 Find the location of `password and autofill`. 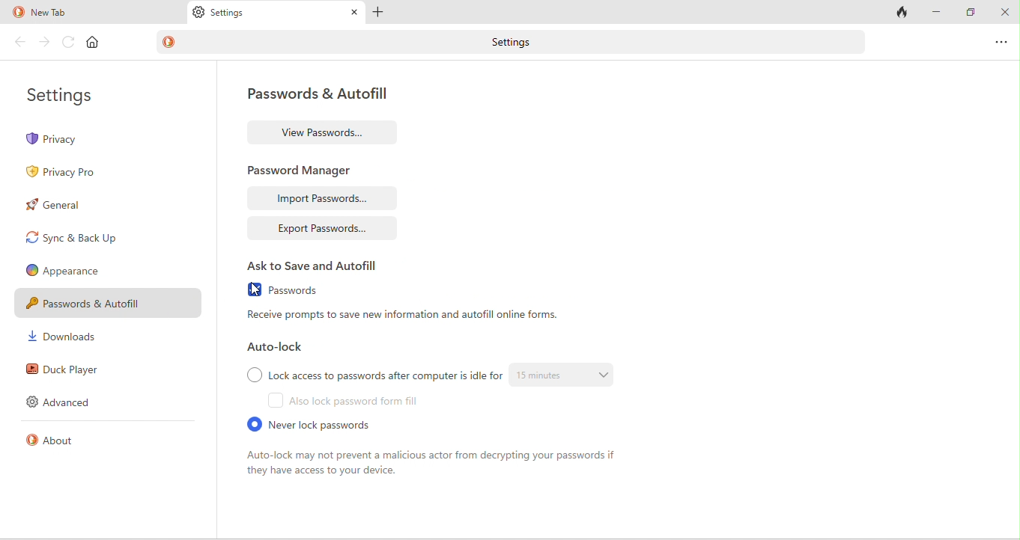

password and autofill is located at coordinates (313, 96).